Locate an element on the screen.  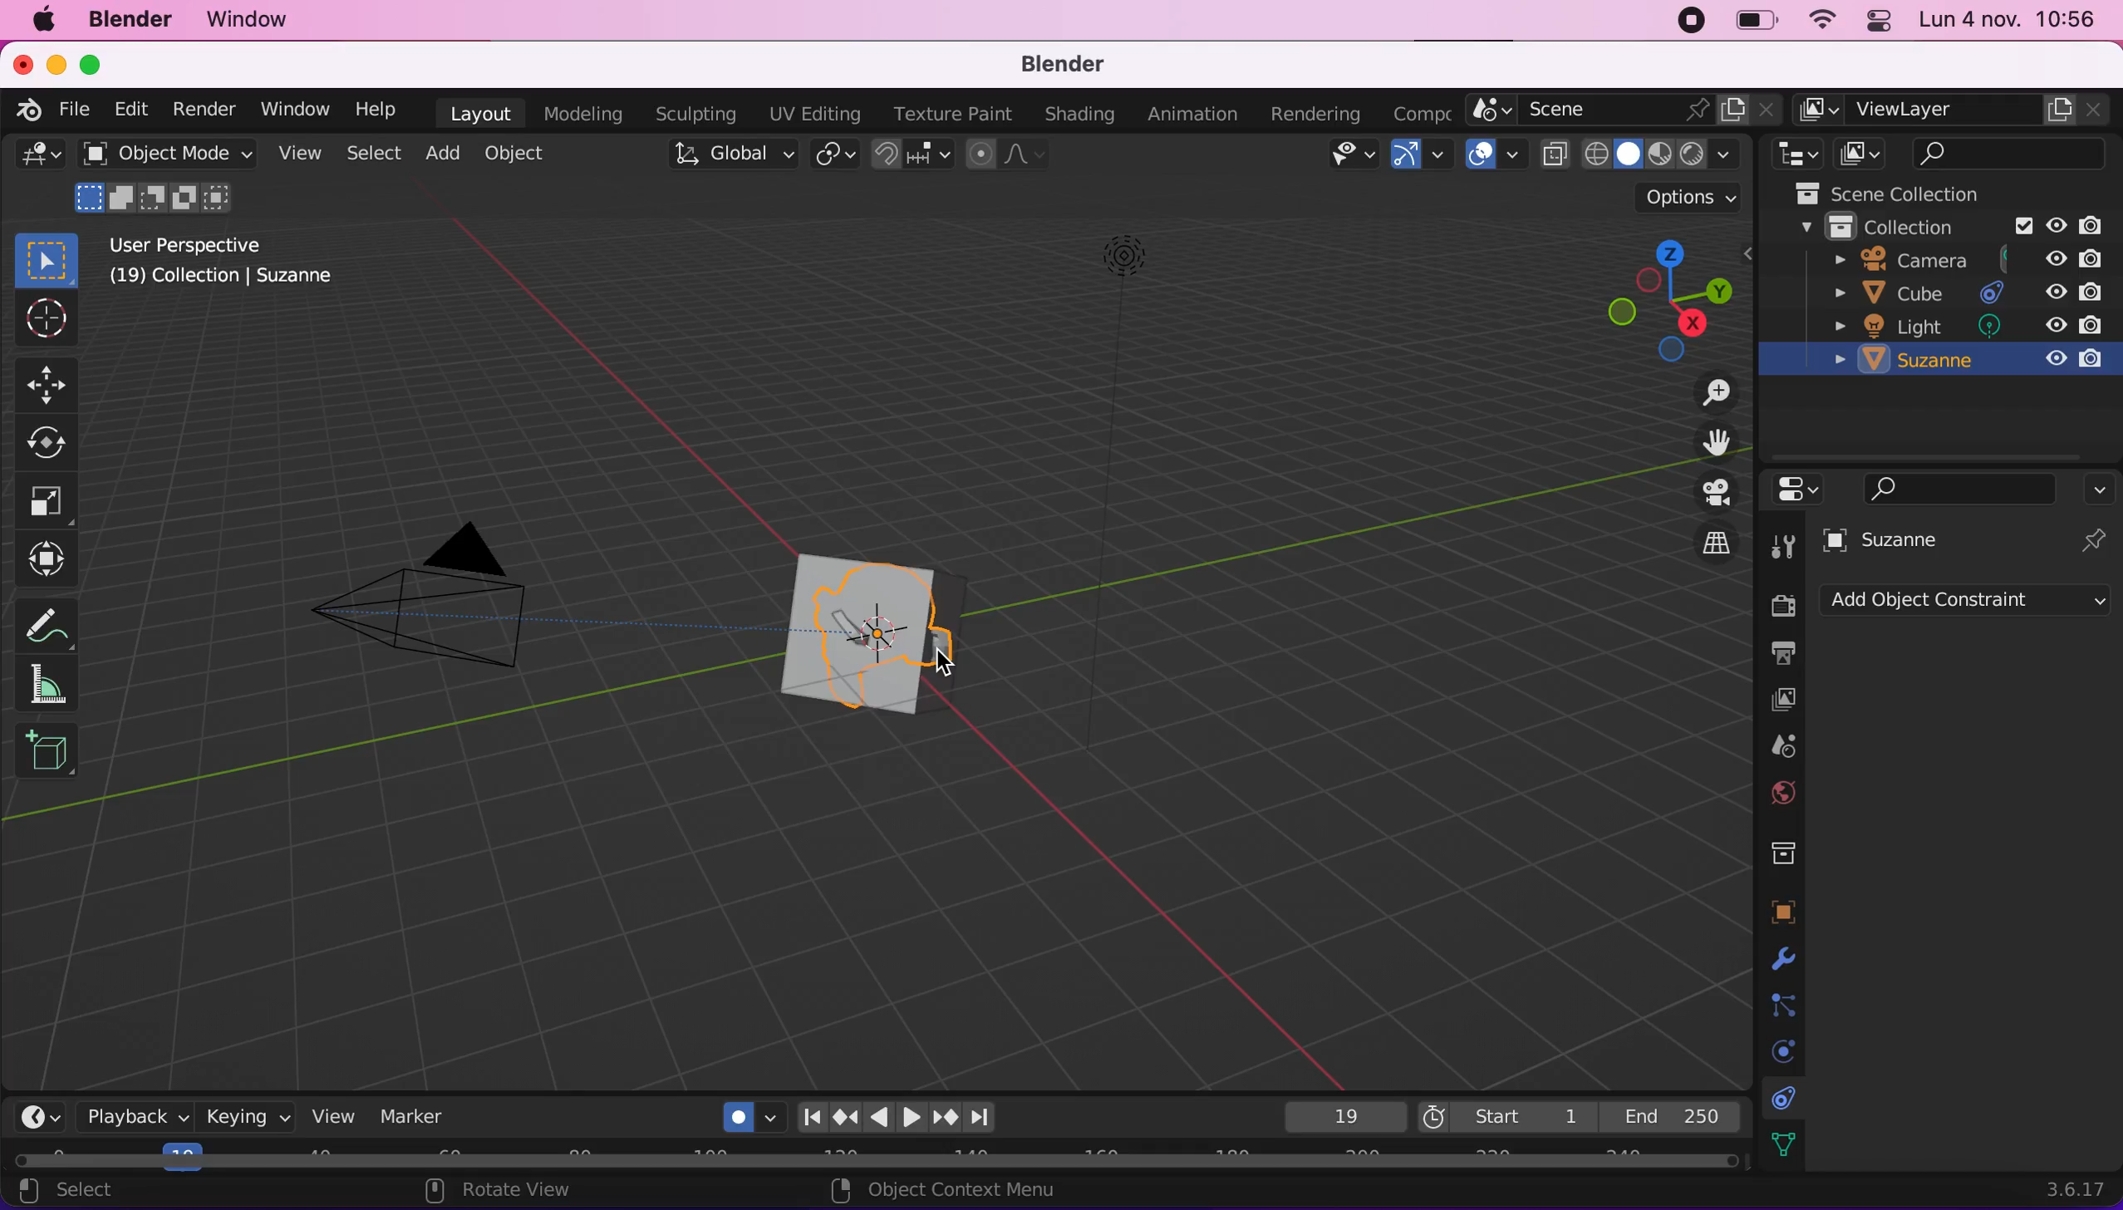
select is located at coordinates (86, 1193).